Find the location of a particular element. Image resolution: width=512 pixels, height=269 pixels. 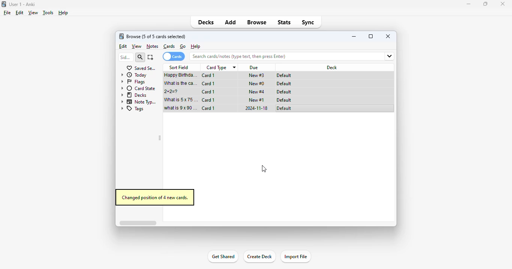

changed position of 4 new cards is located at coordinates (154, 198).